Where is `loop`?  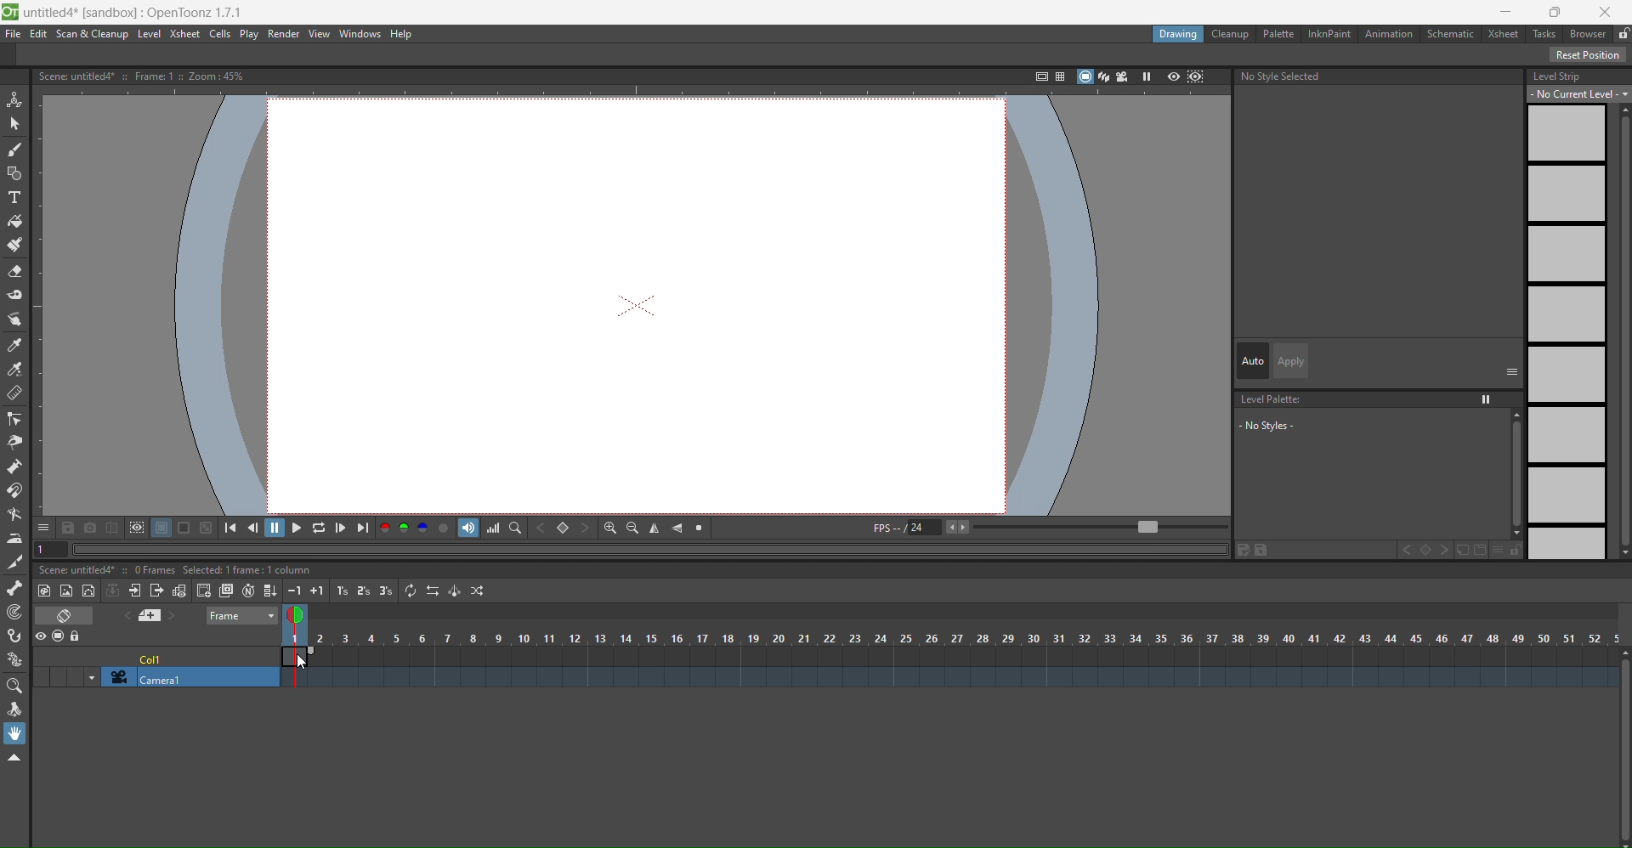
loop is located at coordinates (319, 527).